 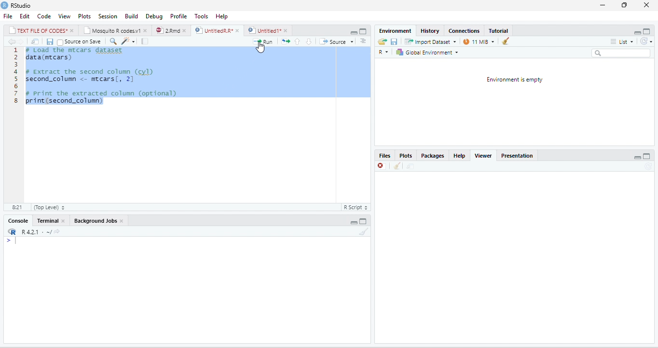 I want to click on show document outline, so click(x=363, y=41).